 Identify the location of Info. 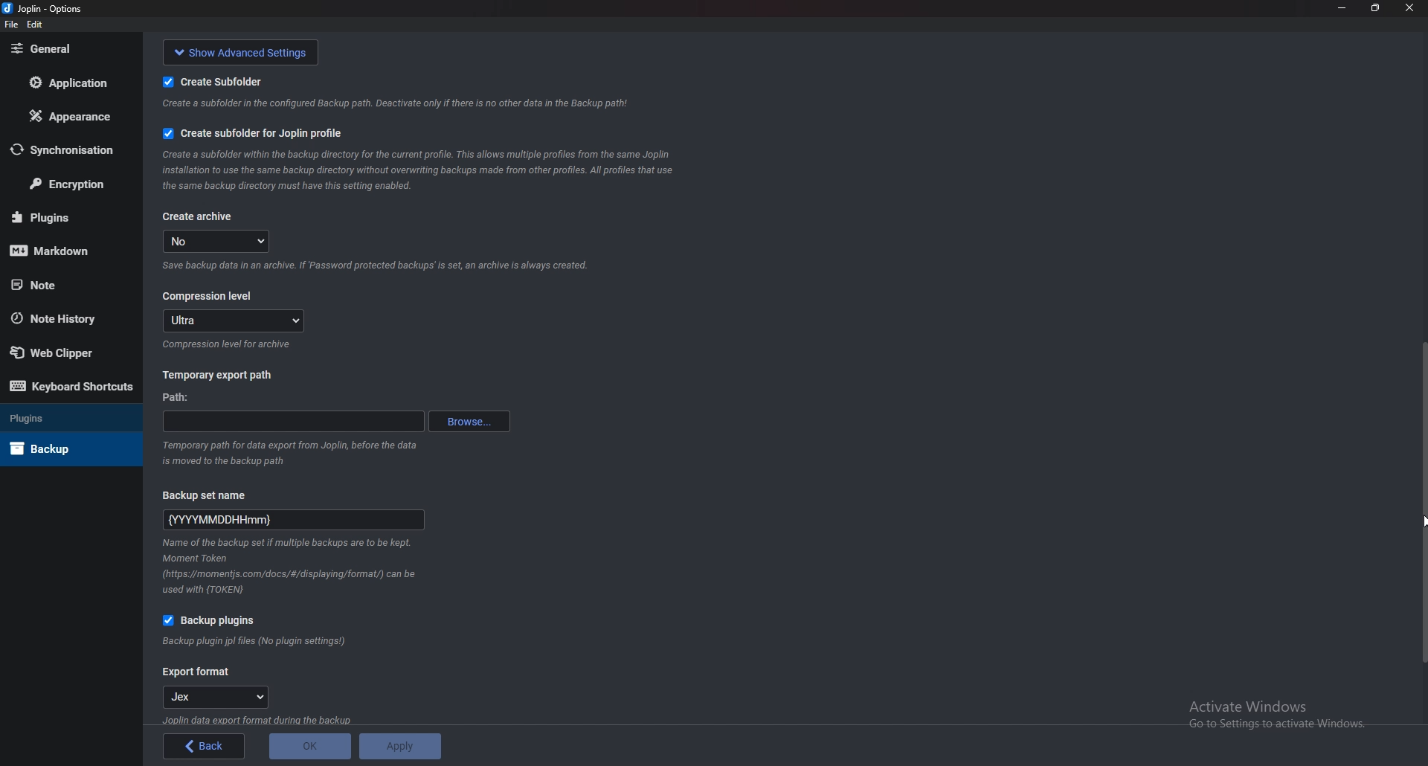
(292, 453).